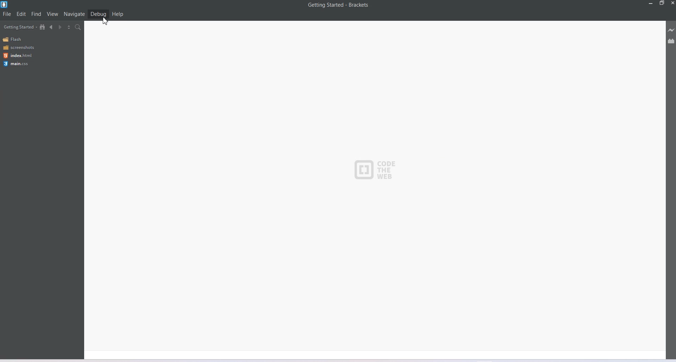 The height and width of the screenshot is (362, 676). I want to click on Show file in Tree, so click(43, 26).